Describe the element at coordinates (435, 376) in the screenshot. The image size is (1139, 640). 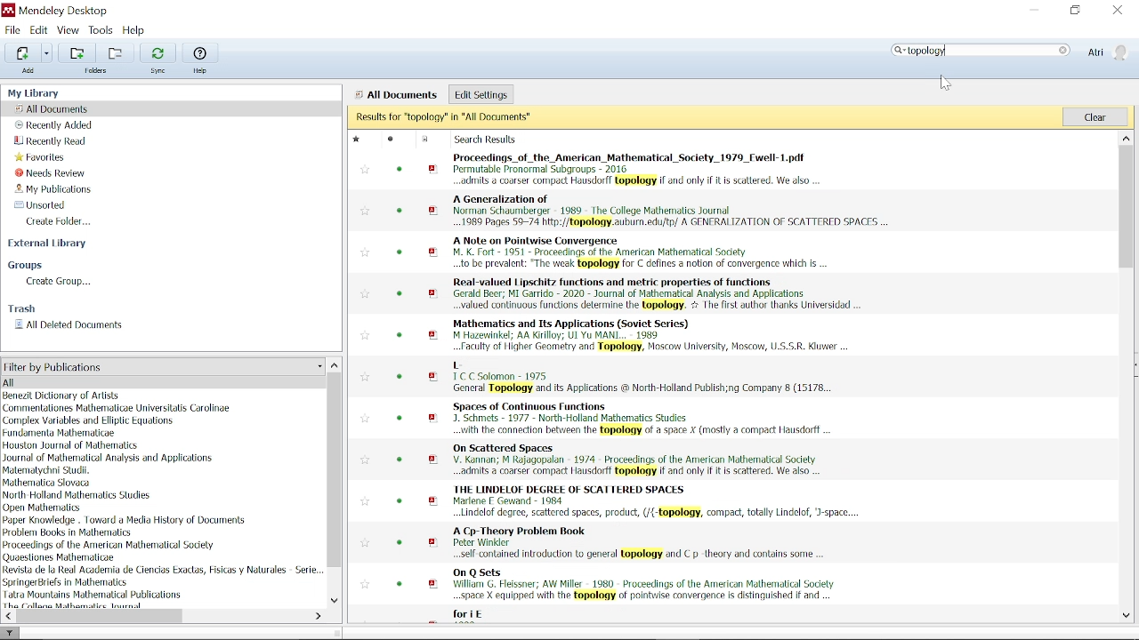
I see `pdf` at that location.